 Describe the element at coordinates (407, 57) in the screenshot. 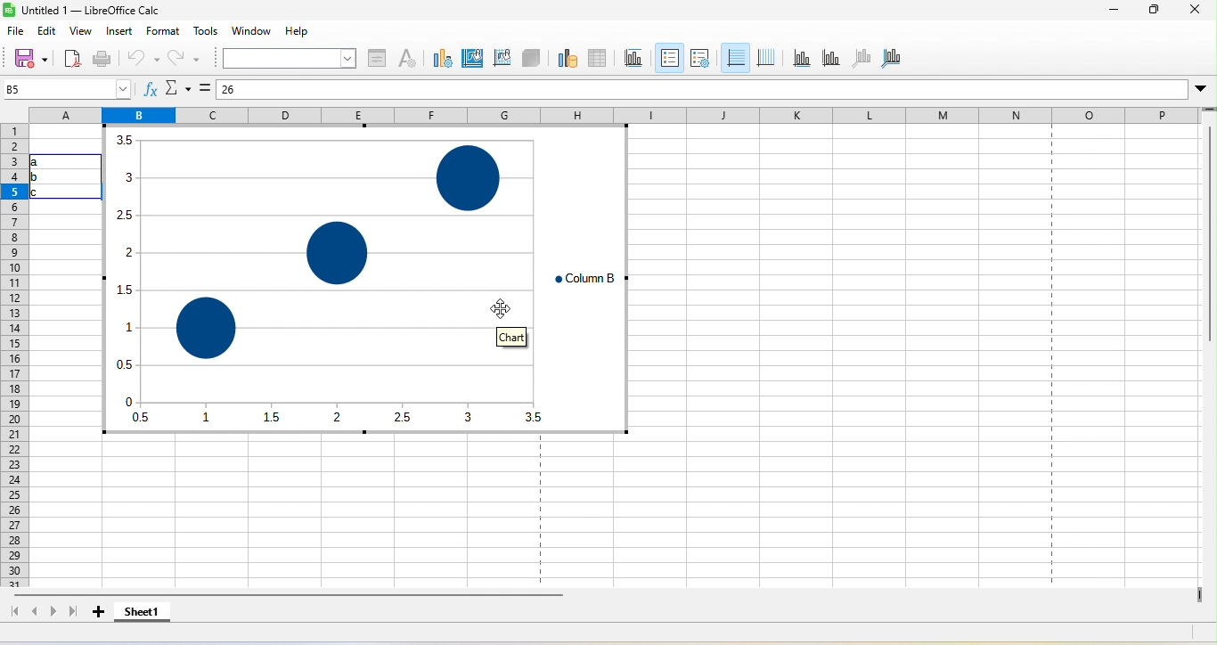

I see `characters` at that location.